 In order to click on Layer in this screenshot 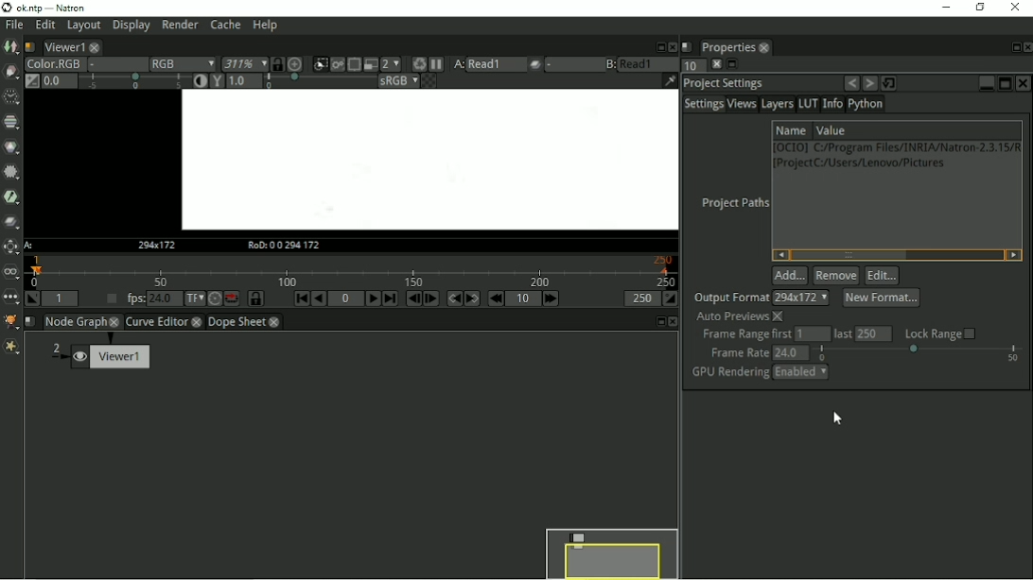, I will do `click(52, 64)`.